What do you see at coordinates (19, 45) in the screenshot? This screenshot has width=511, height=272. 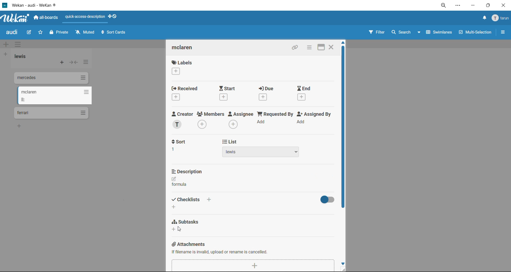 I see `swimlane actions` at bounding box center [19, 45].